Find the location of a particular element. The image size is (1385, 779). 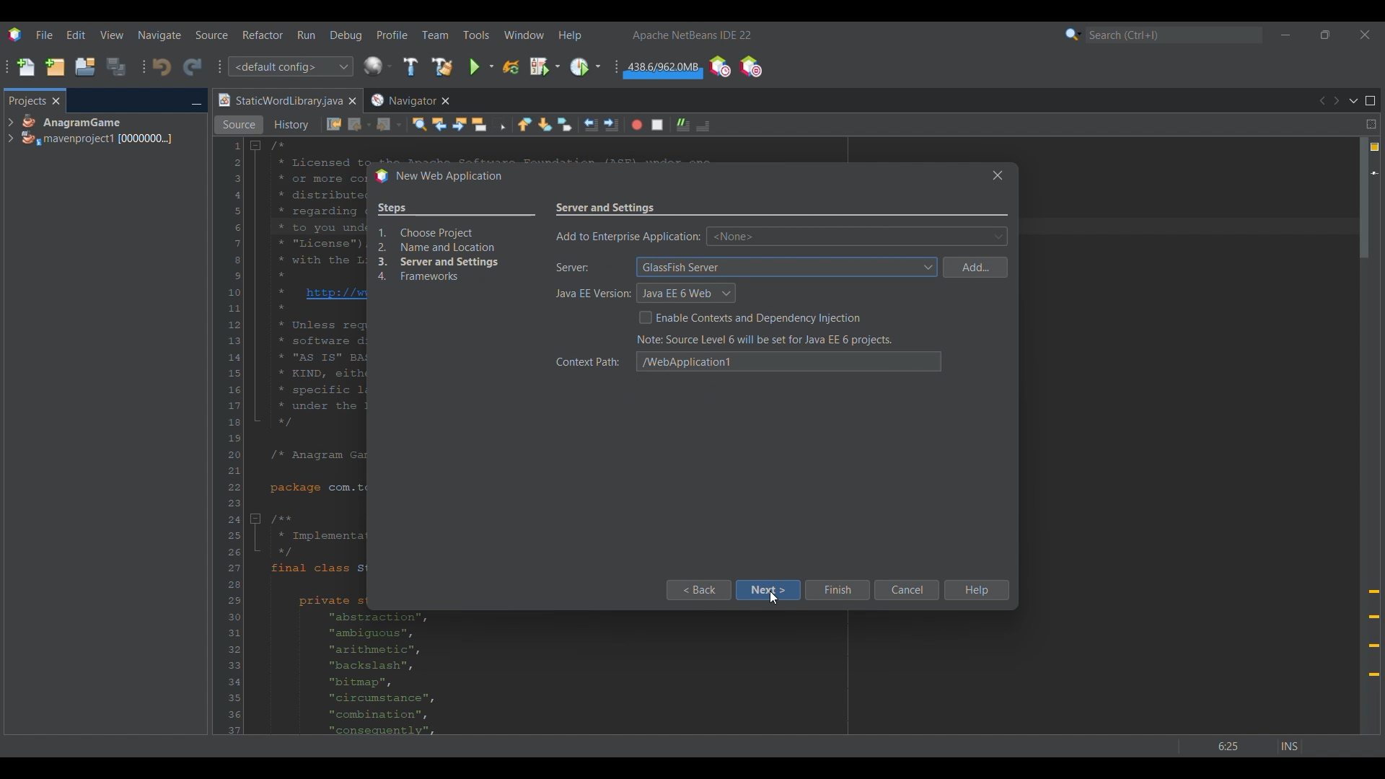

Software logo is located at coordinates (14, 35).